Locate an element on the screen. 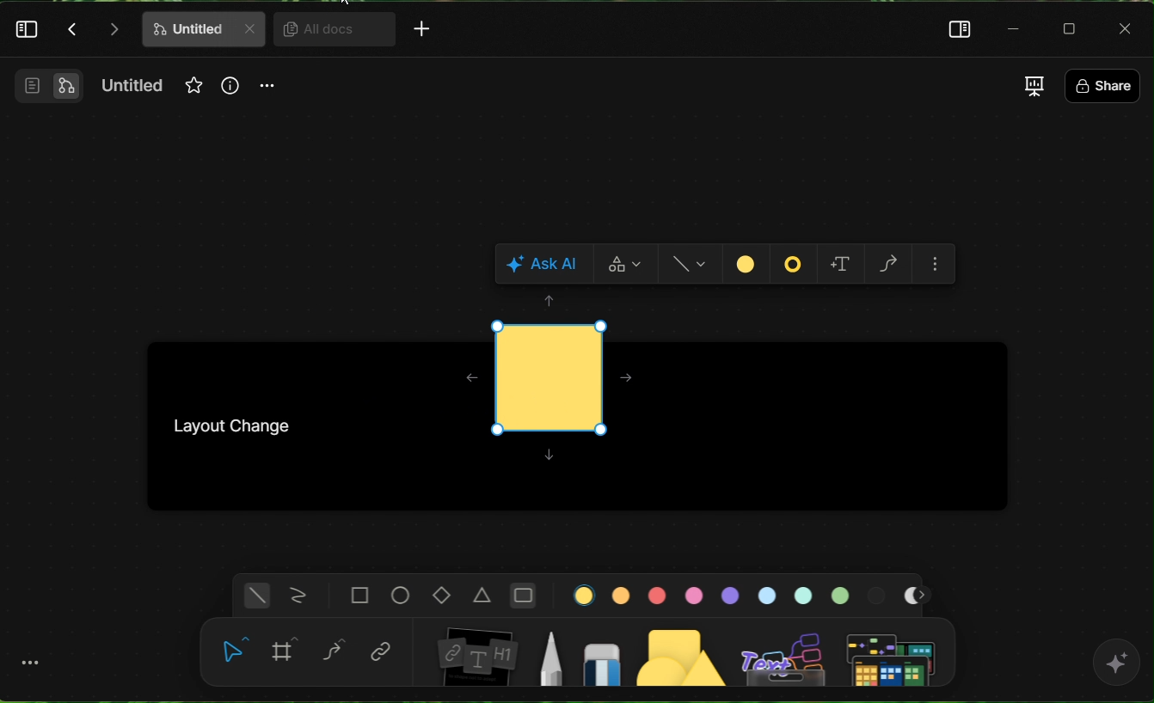 The image size is (1154, 703). Change view is located at coordinates (1033, 86).